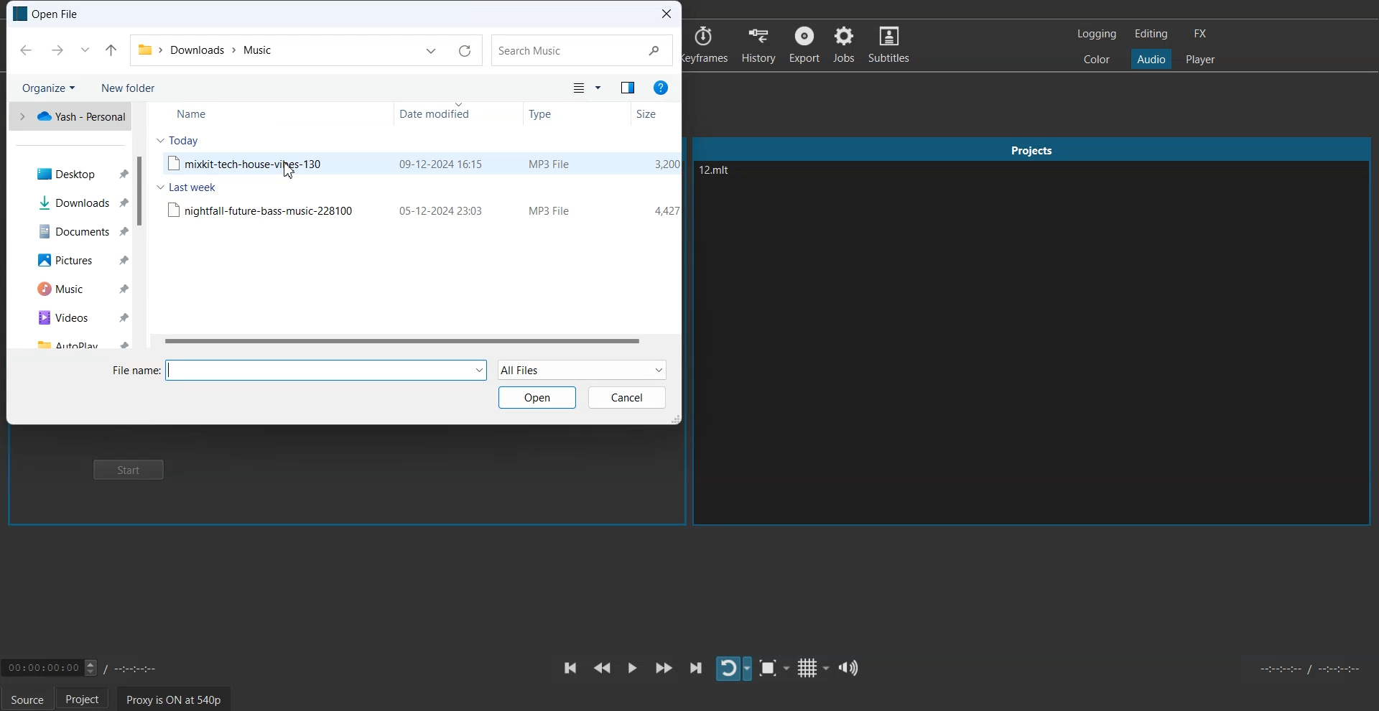  Describe the element at coordinates (806, 44) in the screenshot. I see `Export` at that location.